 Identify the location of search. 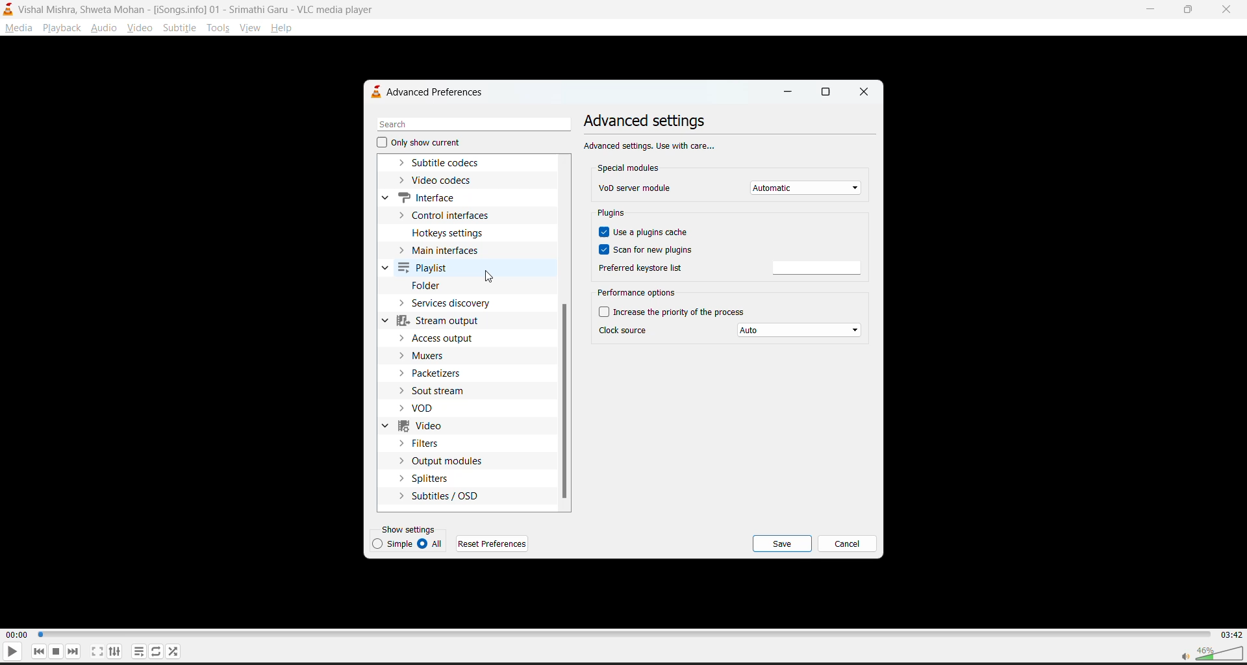
(473, 125).